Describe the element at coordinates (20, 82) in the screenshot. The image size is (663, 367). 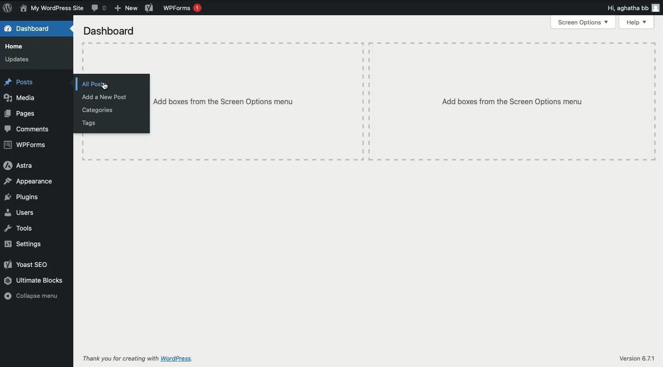
I see `Posts` at that location.